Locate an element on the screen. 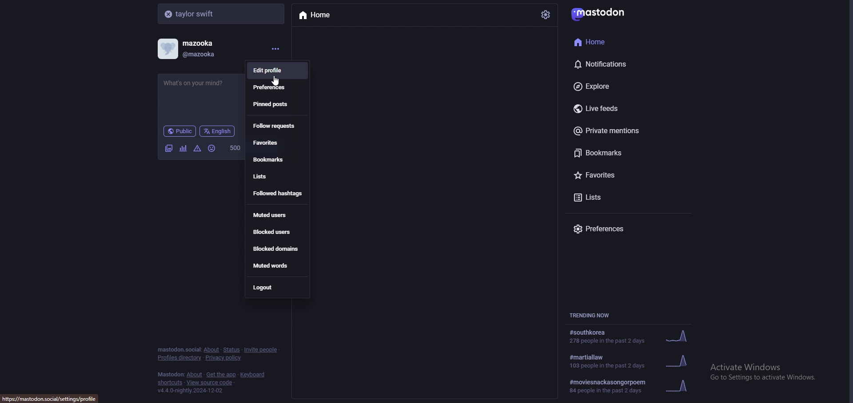 The width and height of the screenshot is (853, 403). more options is located at coordinates (275, 48).